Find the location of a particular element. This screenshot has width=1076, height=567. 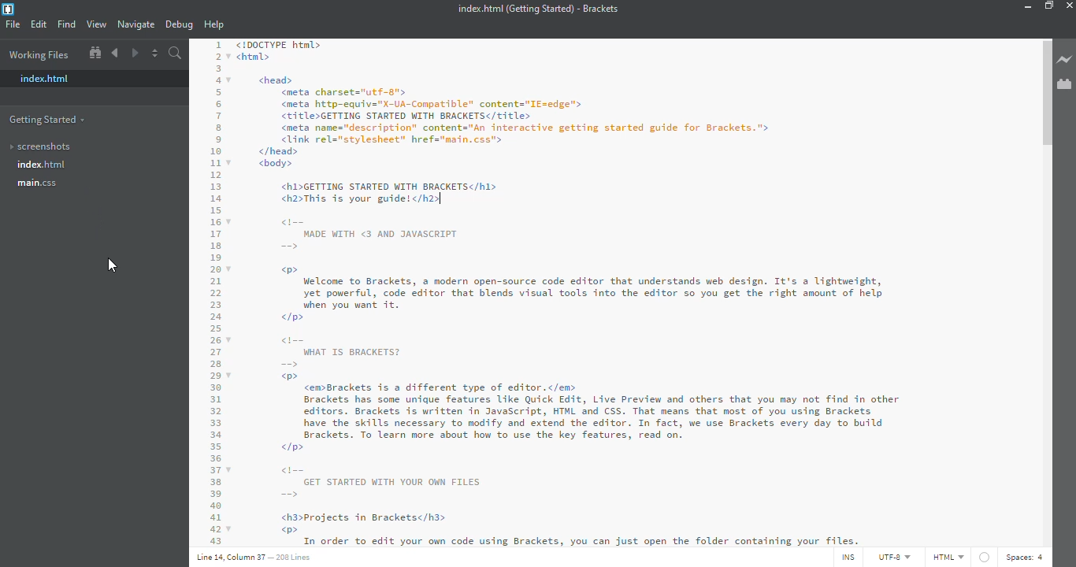

spaces 4 is located at coordinates (1025, 555).